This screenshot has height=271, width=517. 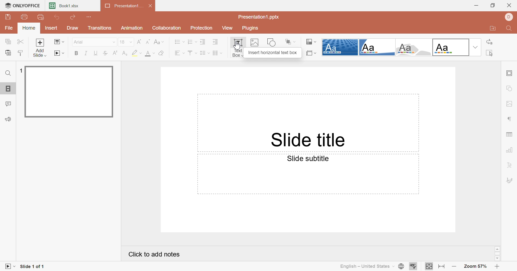 I want to click on Highlight color, so click(x=137, y=53).